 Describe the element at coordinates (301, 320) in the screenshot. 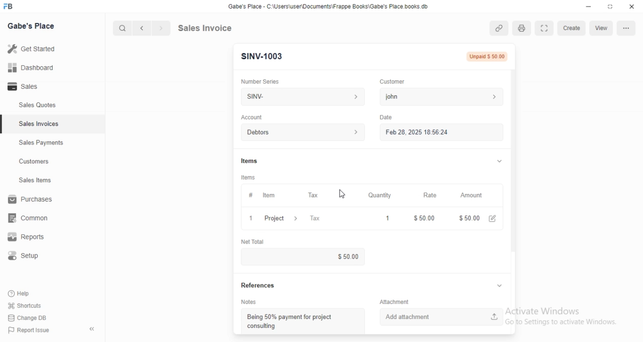

I see `Being 50% payment for project consulting` at that location.